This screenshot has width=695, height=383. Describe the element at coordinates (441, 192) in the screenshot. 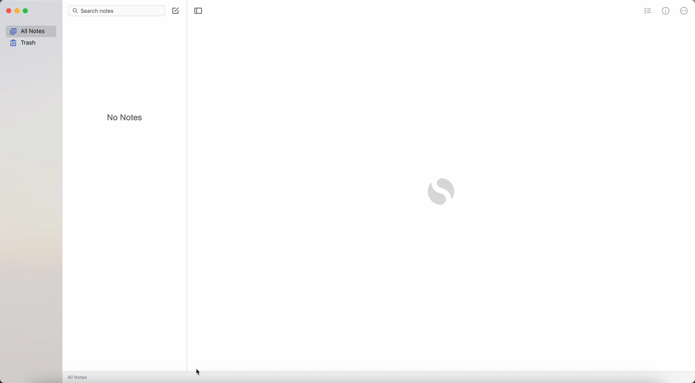

I see `Simplenote logo` at that location.